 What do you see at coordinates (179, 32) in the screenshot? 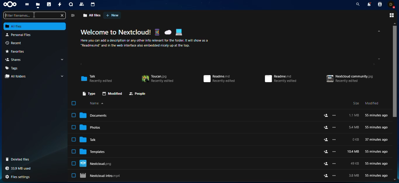
I see `Laptop emoji` at bounding box center [179, 32].